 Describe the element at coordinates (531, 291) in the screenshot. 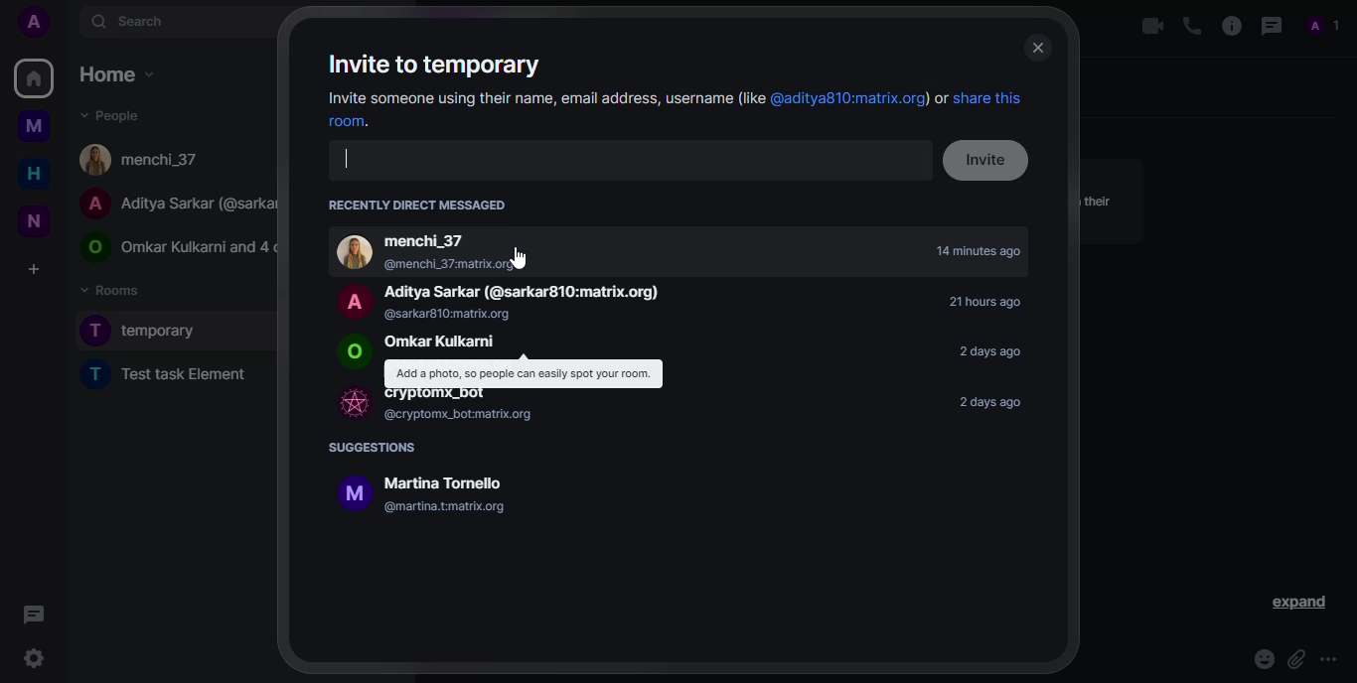

I see `Aditya Sarkar (@sarkar810:matrix.org)` at that location.